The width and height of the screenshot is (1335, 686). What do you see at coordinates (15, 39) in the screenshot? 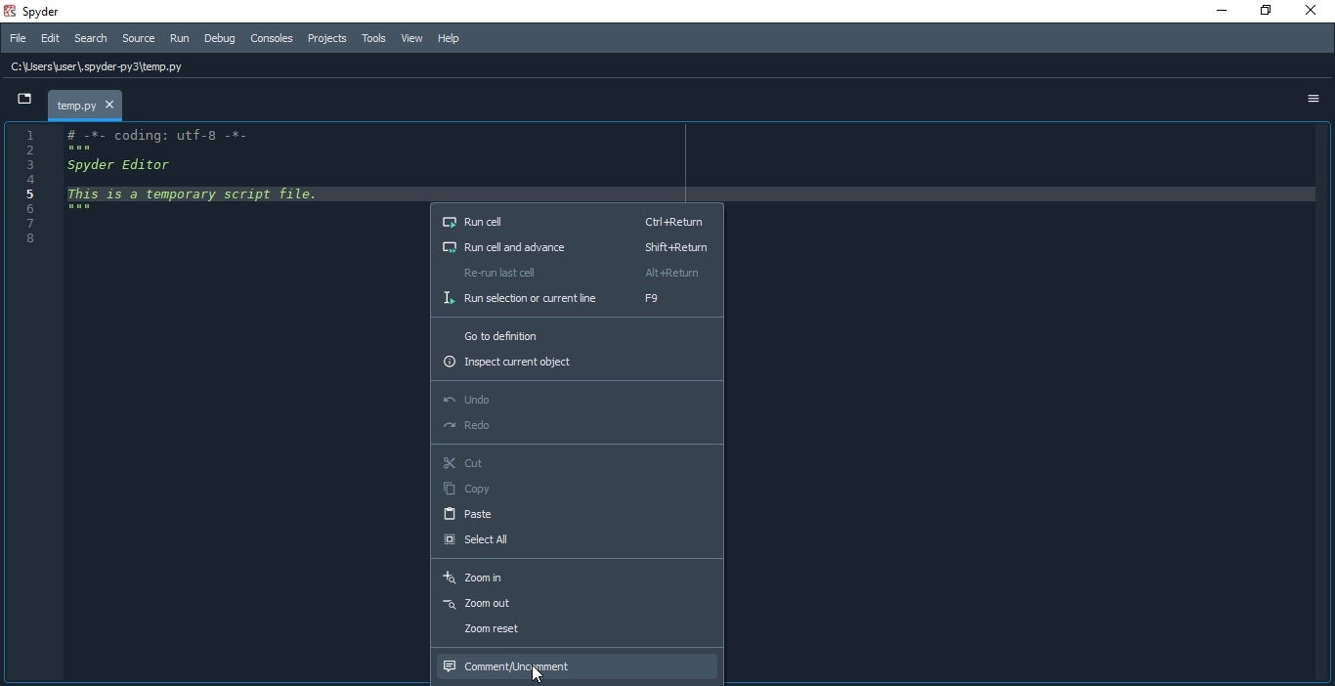
I see `File ` at bounding box center [15, 39].